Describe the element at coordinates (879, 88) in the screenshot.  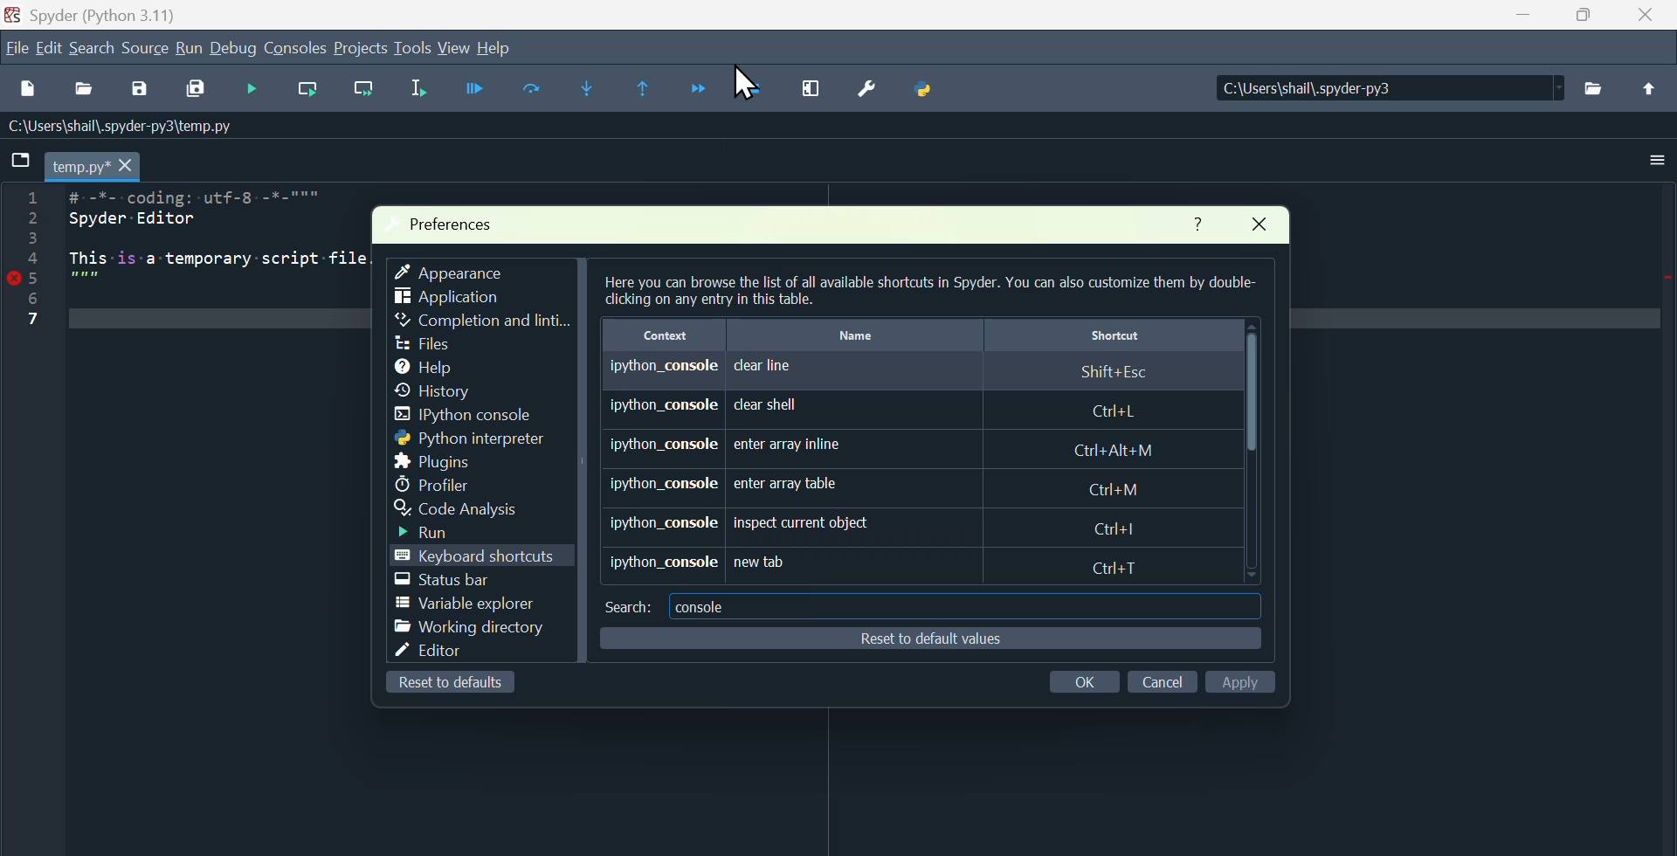
I see `Preferences` at that location.